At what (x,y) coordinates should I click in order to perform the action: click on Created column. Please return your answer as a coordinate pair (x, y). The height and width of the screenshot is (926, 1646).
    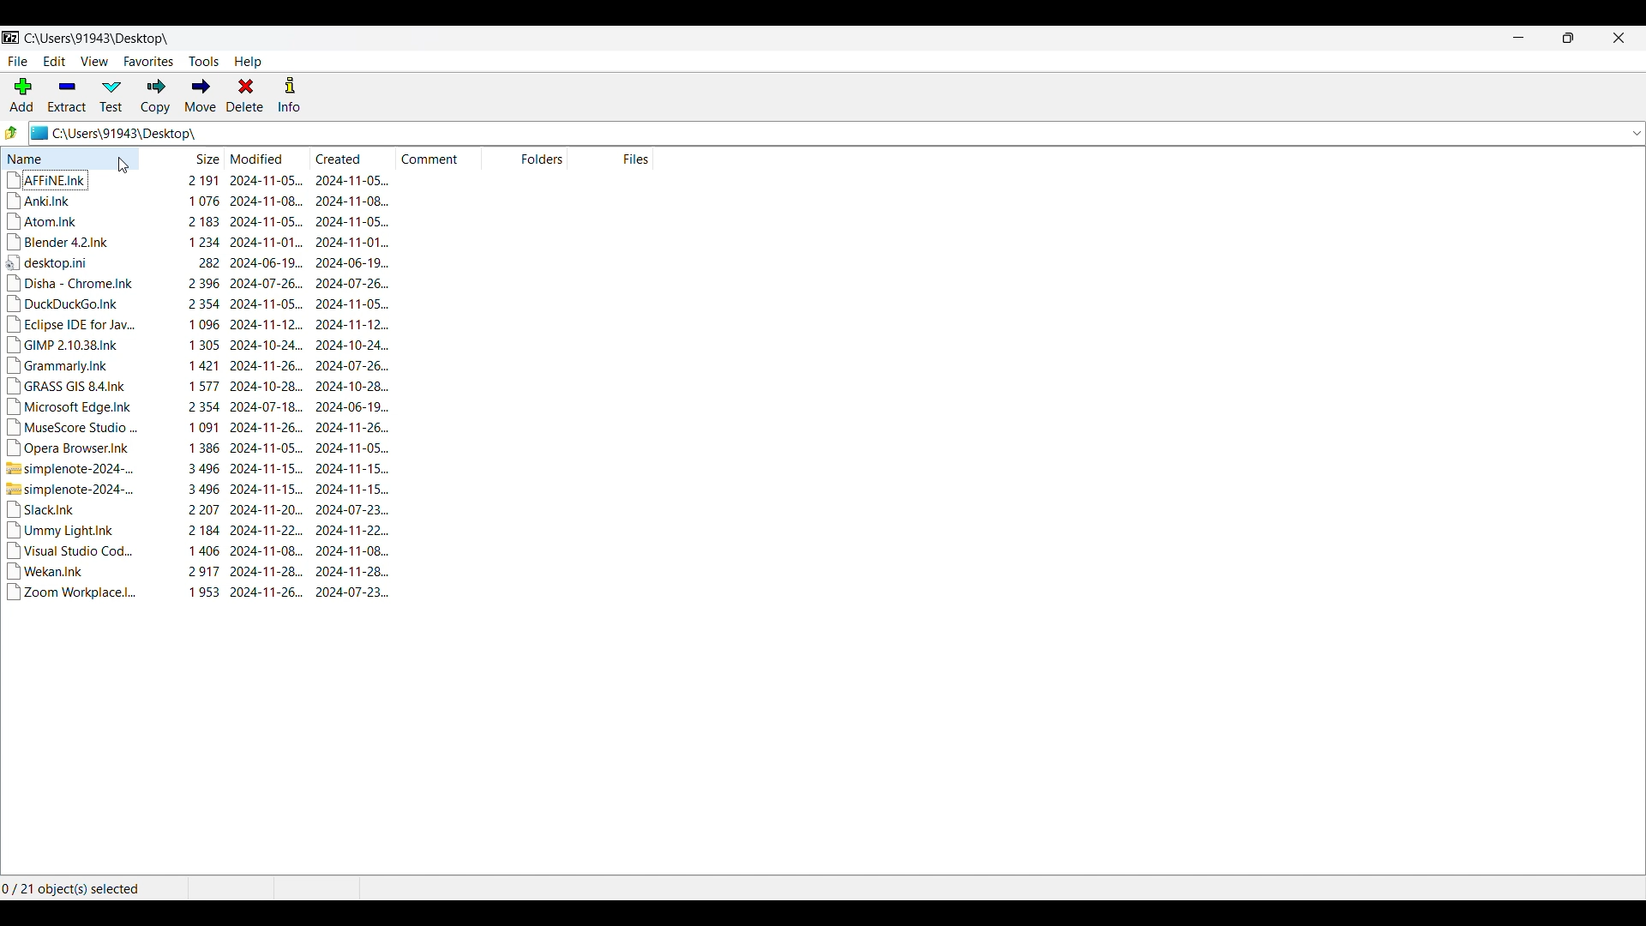
    Looking at the image, I should click on (345, 158).